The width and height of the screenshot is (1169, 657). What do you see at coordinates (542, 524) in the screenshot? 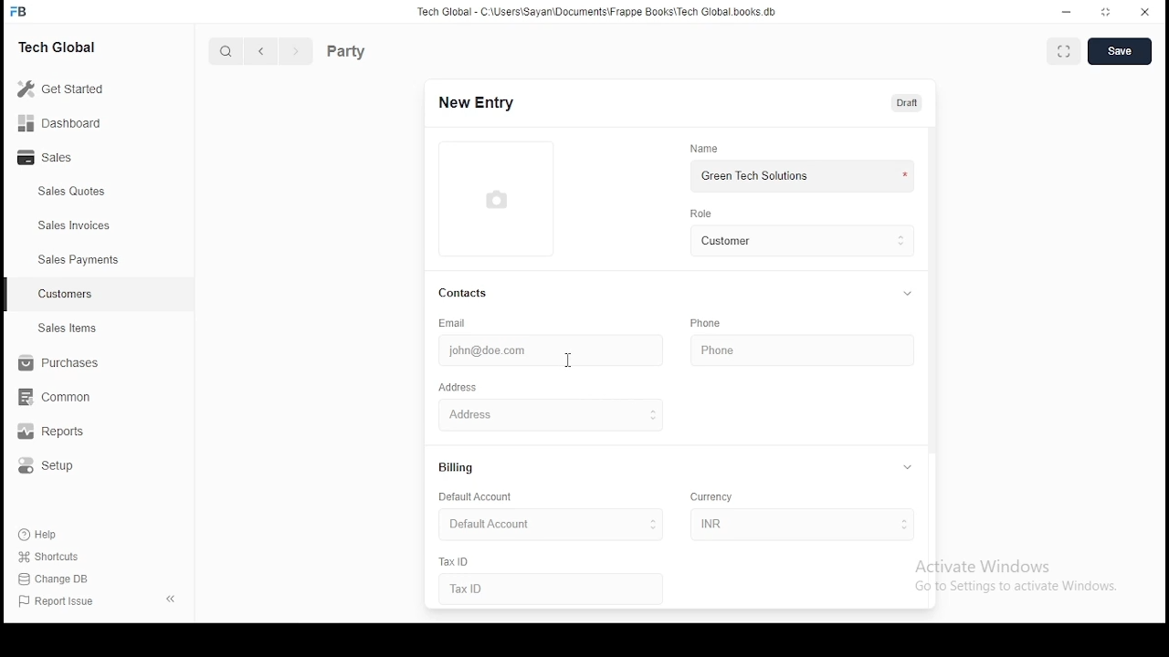
I see `default account` at bounding box center [542, 524].